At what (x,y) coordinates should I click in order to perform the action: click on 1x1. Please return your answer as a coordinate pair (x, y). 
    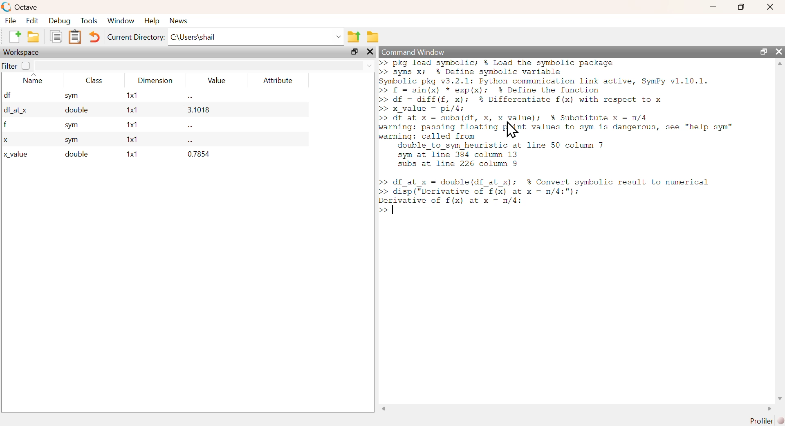
    Looking at the image, I should click on (132, 96).